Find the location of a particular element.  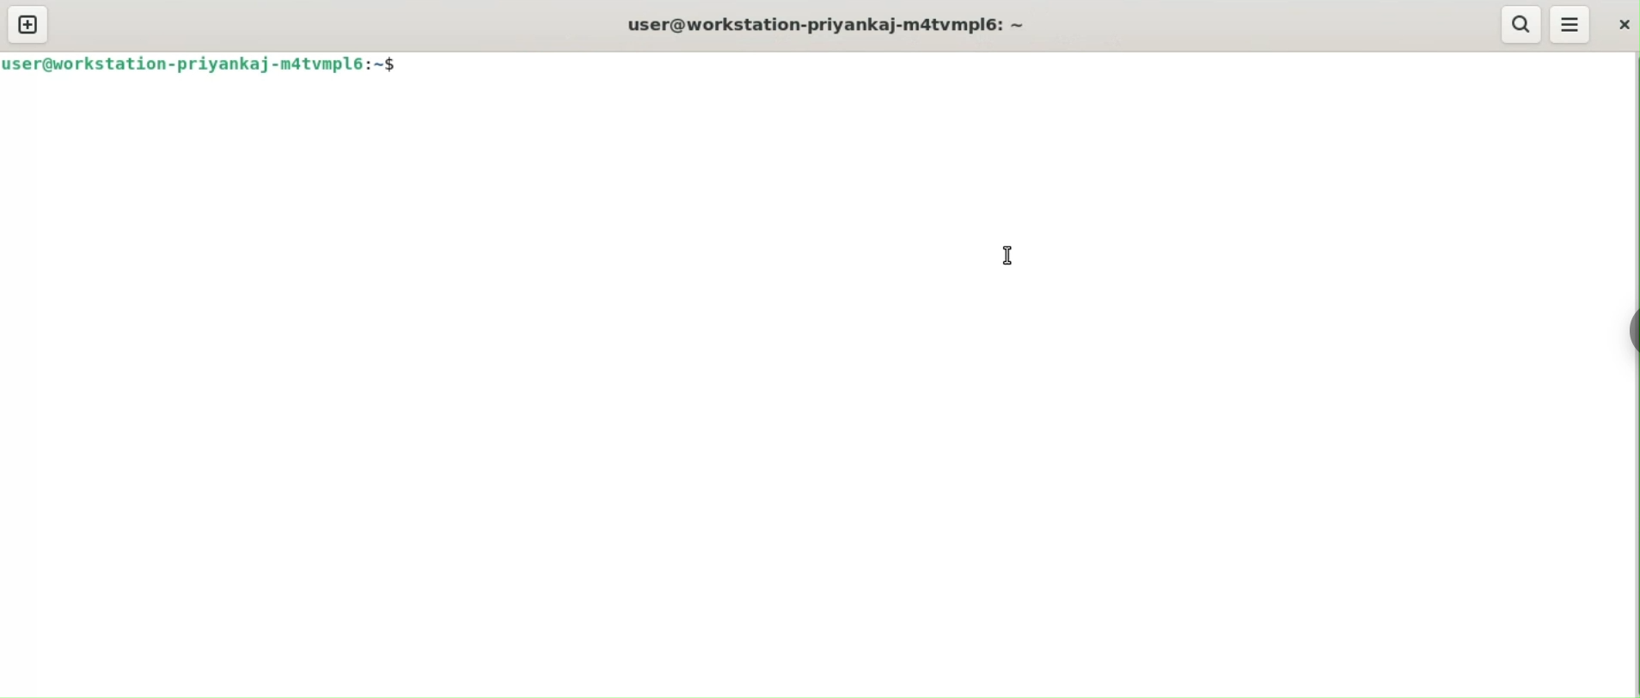

close is located at coordinates (1623, 25).